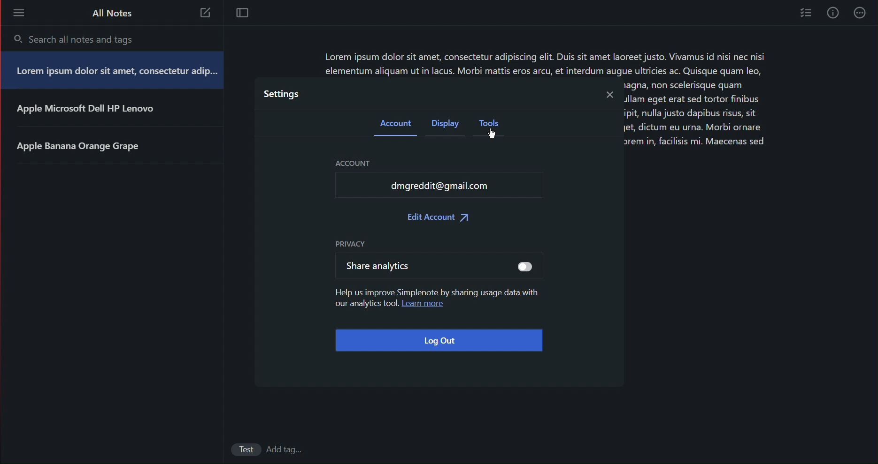  What do you see at coordinates (608, 94) in the screenshot?
I see `Close` at bounding box center [608, 94].